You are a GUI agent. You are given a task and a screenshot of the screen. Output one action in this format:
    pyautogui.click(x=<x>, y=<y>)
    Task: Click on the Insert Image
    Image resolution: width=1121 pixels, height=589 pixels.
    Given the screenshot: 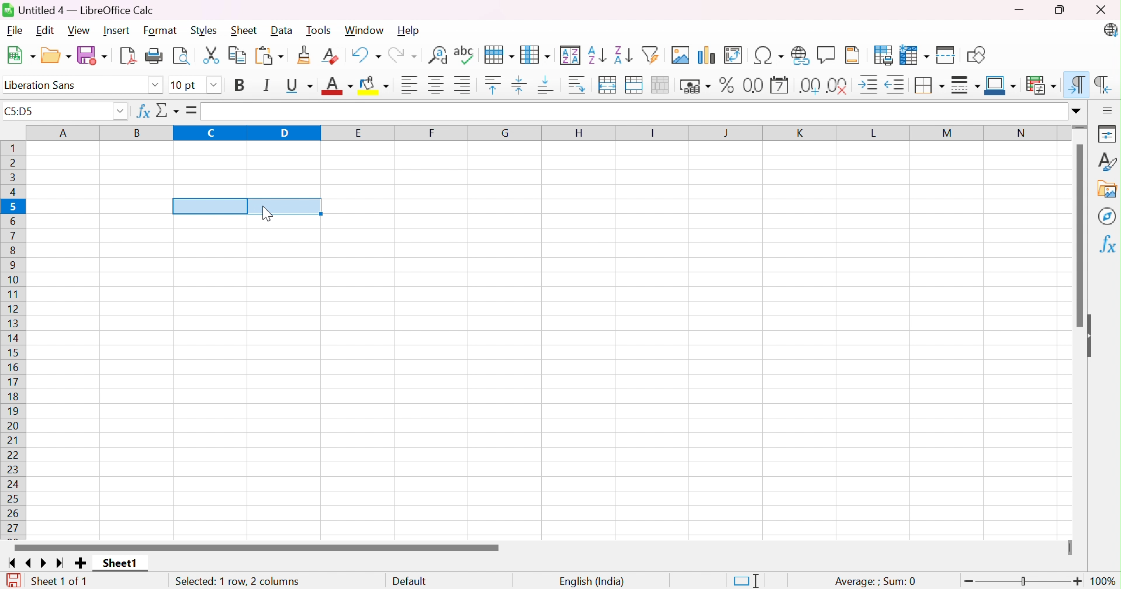 What is the action you would take?
    pyautogui.click(x=680, y=55)
    